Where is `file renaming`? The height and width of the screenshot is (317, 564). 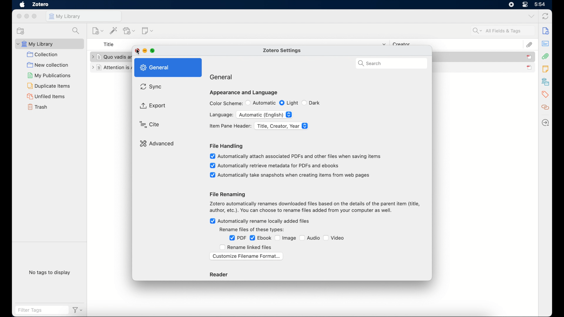 file renaming is located at coordinates (228, 194).